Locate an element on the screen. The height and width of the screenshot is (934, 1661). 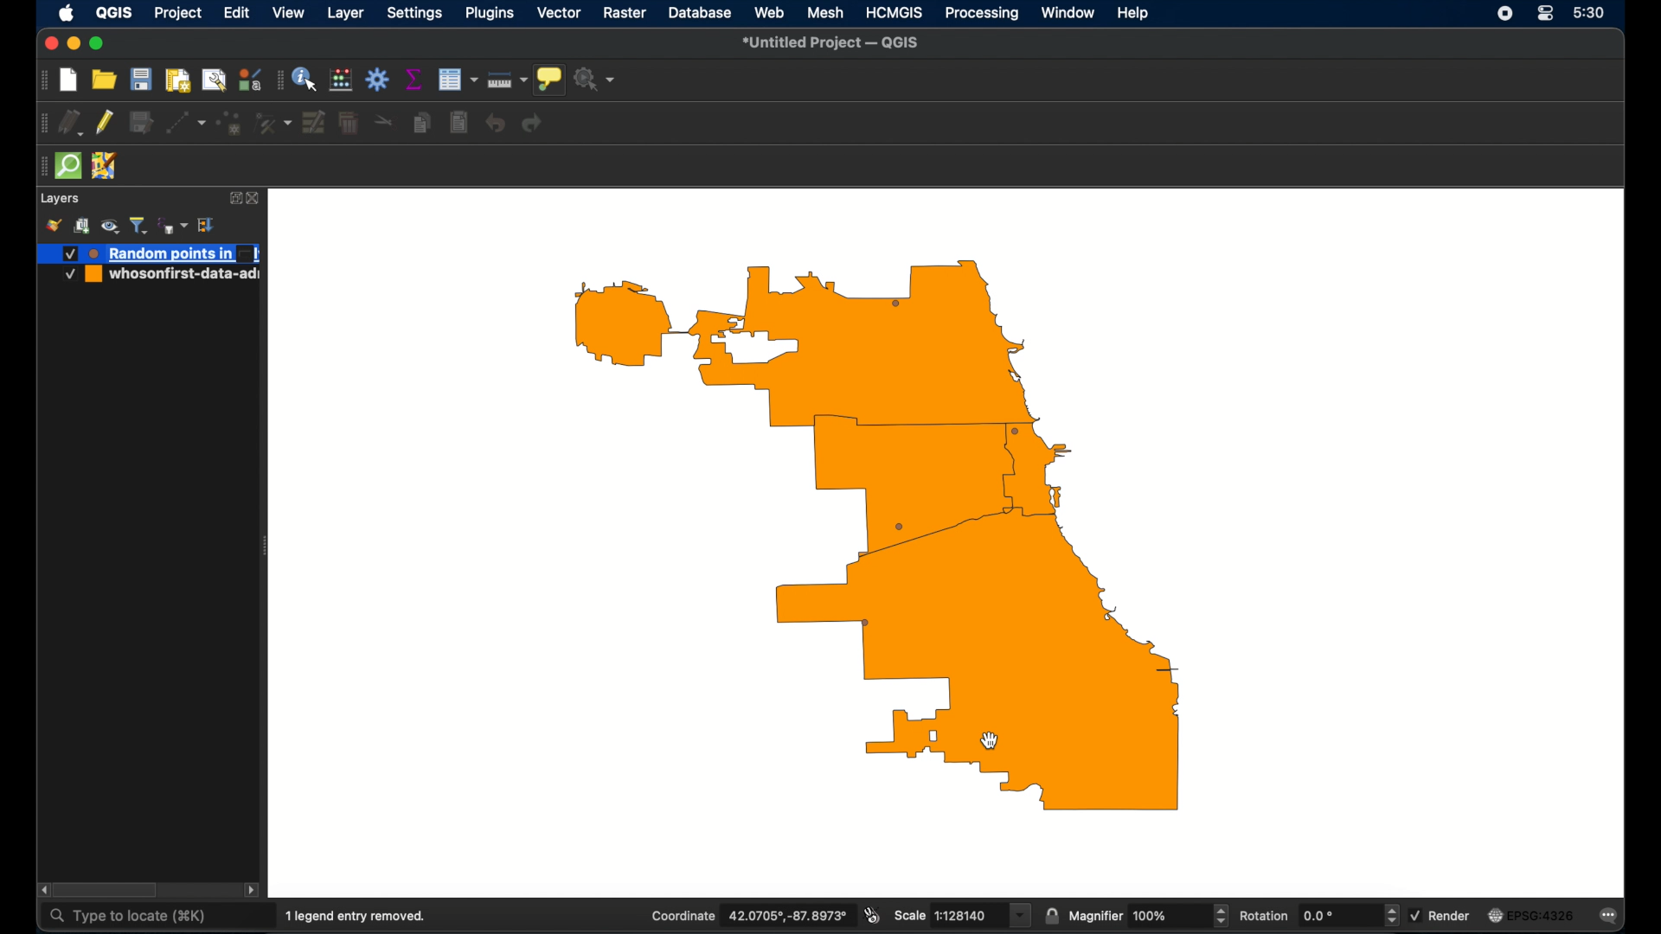
delete selected is located at coordinates (350, 121).